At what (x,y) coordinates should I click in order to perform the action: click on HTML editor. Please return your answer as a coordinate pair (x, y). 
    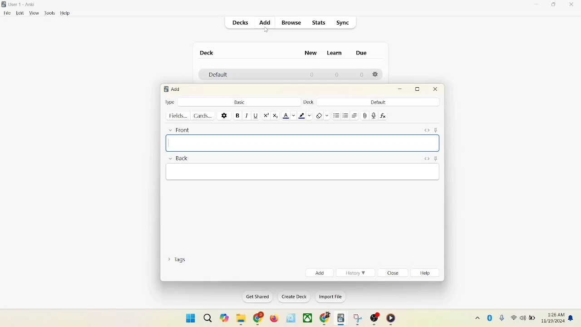
    Looking at the image, I should click on (427, 130).